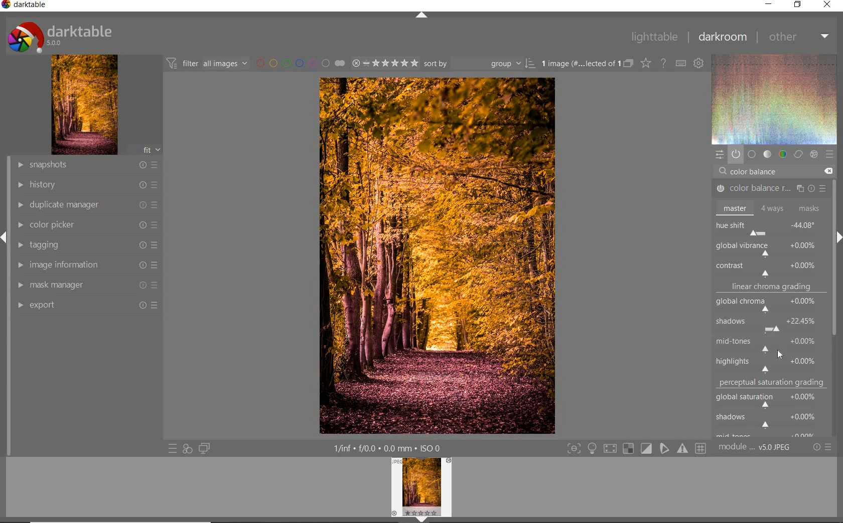  I want to click on quick access panel, so click(718, 154).